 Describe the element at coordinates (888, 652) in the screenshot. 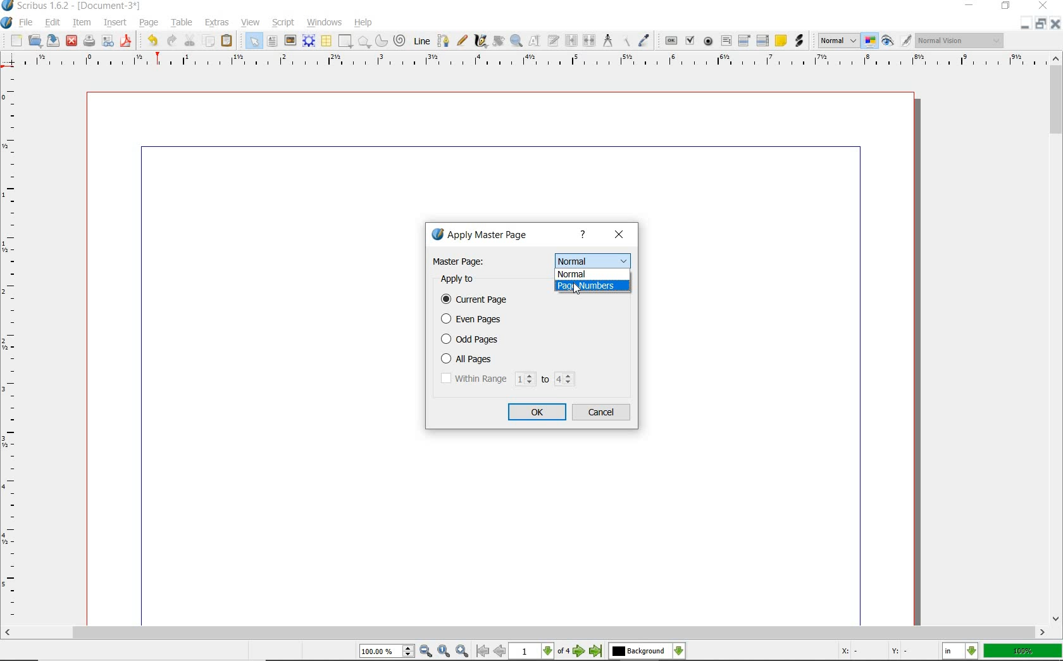

I see `Cursor Coordinates` at that location.